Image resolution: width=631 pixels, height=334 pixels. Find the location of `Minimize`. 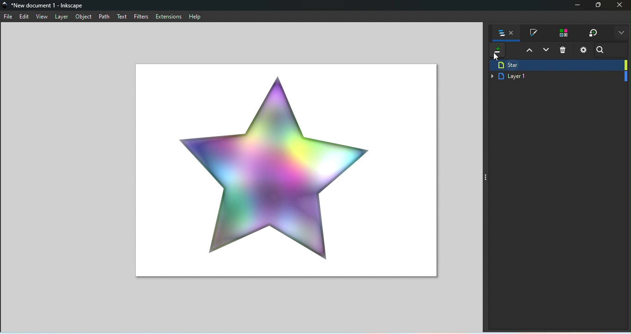

Minimize is located at coordinates (576, 6).